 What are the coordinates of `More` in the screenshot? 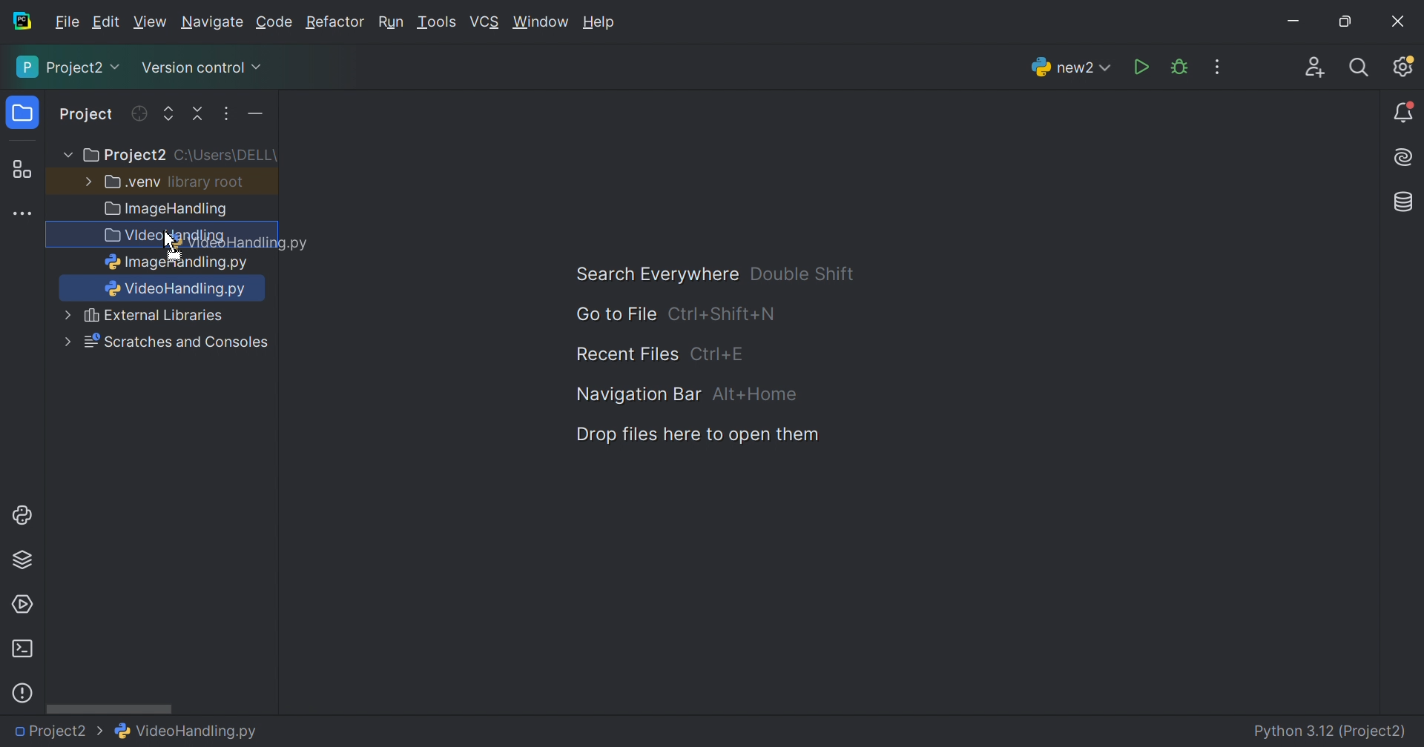 It's located at (65, 156).